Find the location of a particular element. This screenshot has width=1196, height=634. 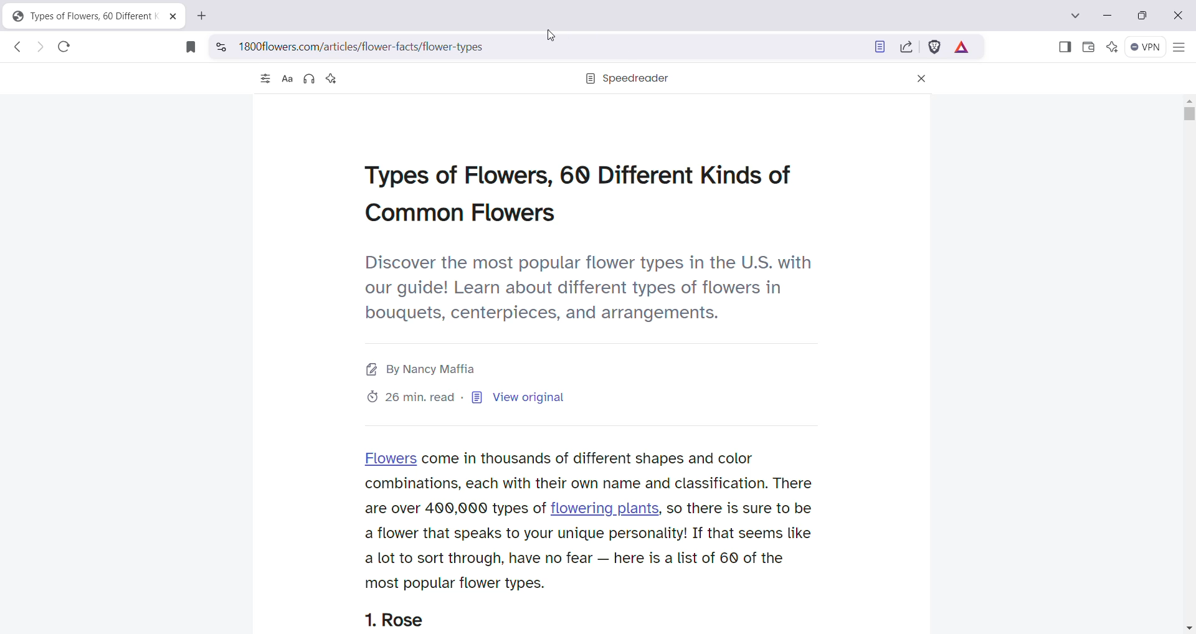

Click to go forward, hold to see history is located at coordinates (40, 49).